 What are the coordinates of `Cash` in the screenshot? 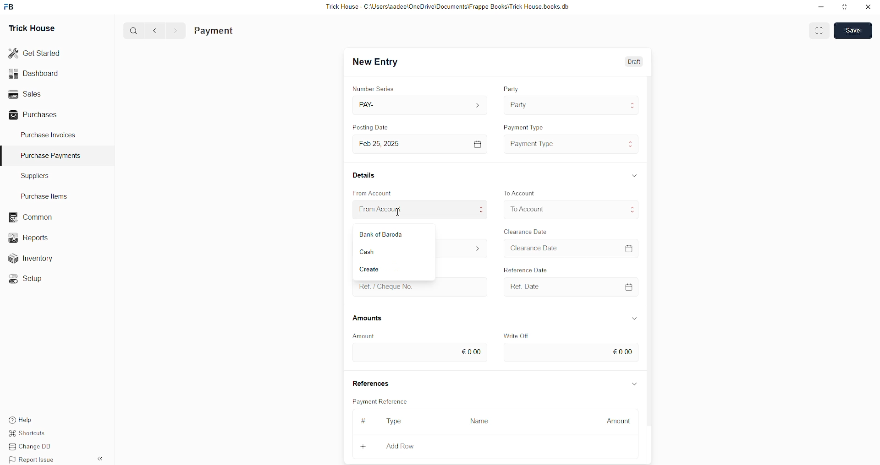 It's located at (382, 249).